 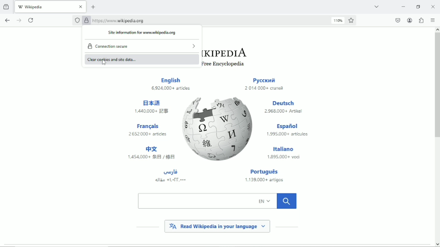 What do you see at coordinates (51, 6) in the screenshot?
I see `Current tab` at bounding box center [51, 6].